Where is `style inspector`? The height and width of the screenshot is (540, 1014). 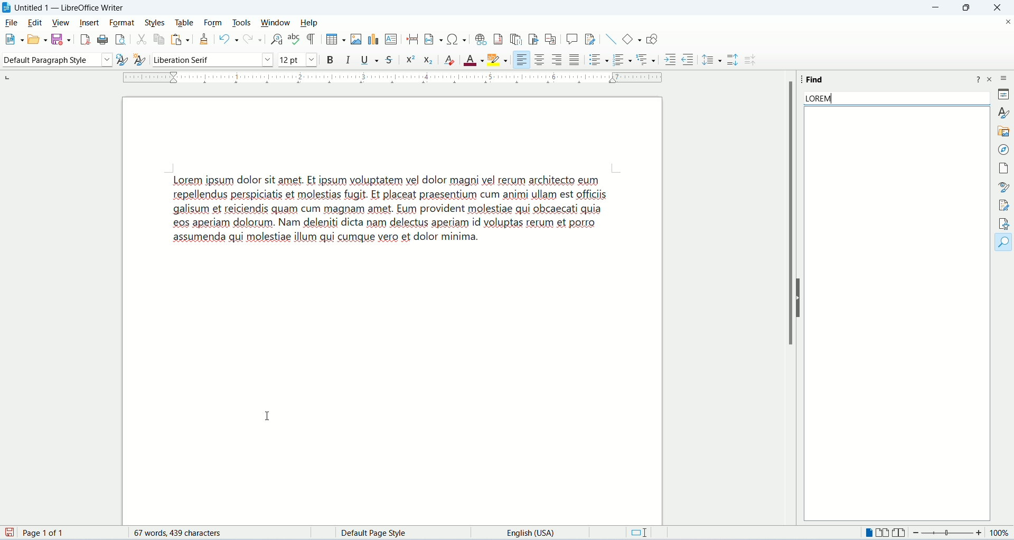
style inspector is located at coordinates (1005, 187).